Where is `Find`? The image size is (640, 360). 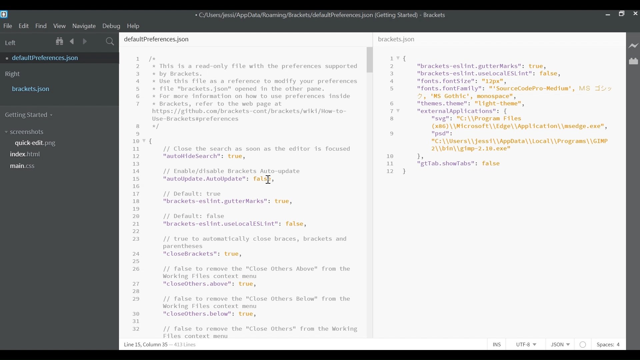
Find is located at coordinates (41, 26).